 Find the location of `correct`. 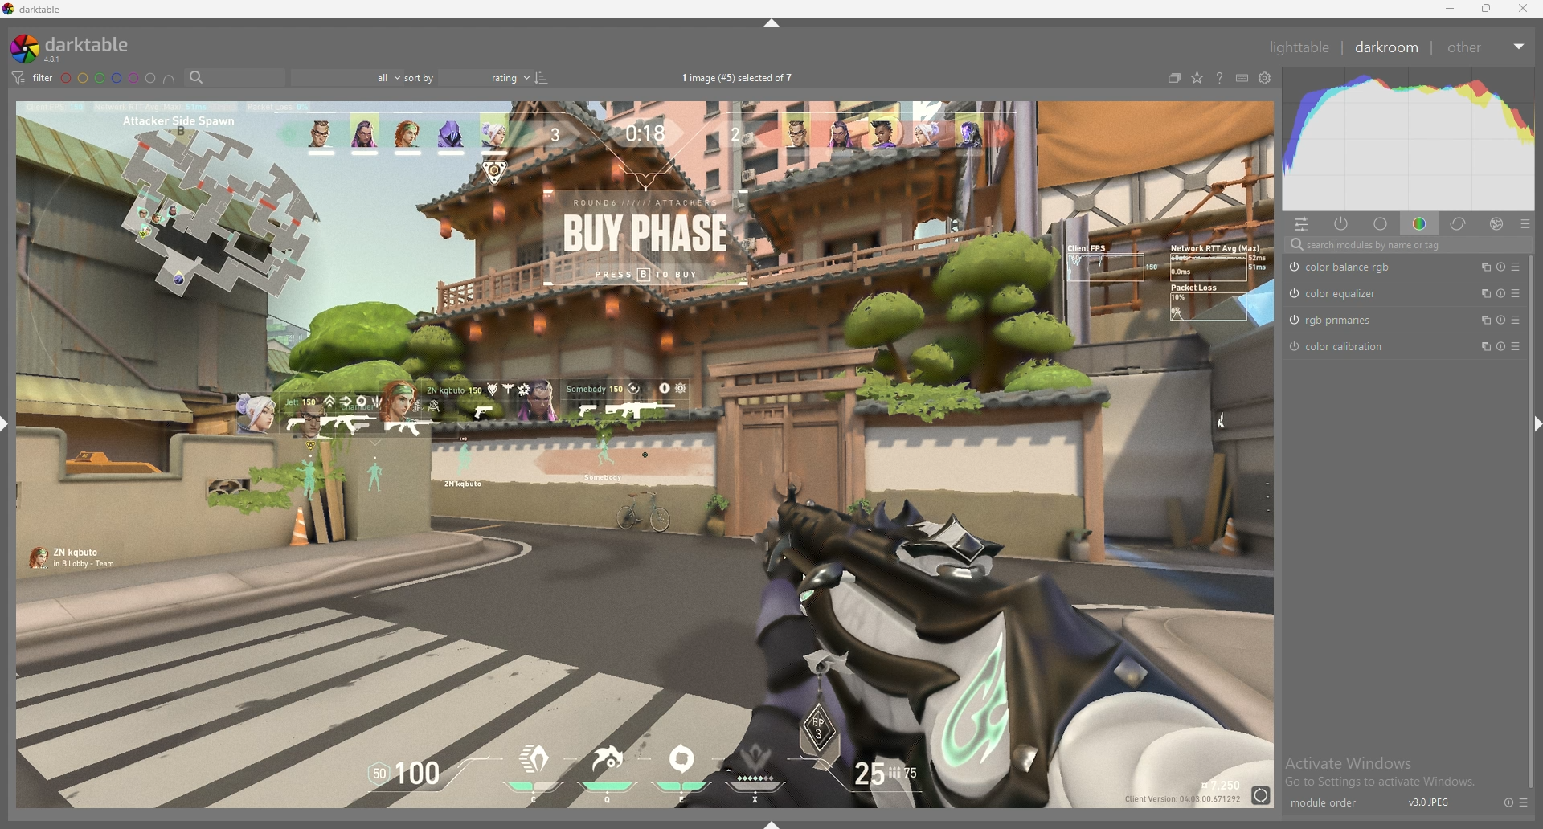

correct is located at coordinates (1459, 223).